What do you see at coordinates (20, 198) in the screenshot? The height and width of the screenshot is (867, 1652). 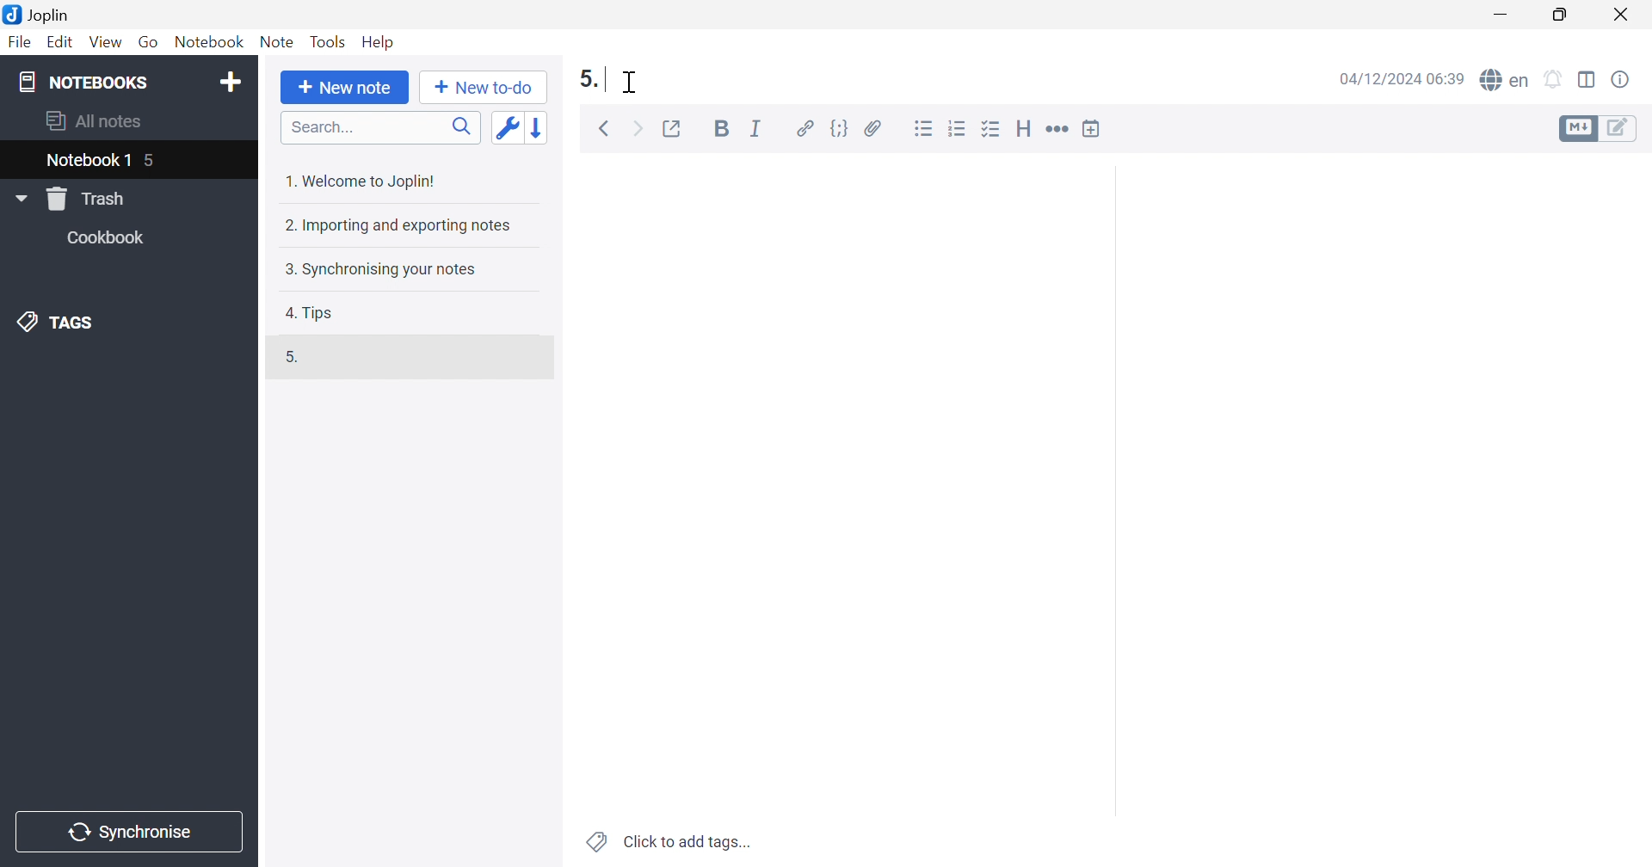 I see `Drop Down` at bounding box center [20, 198].